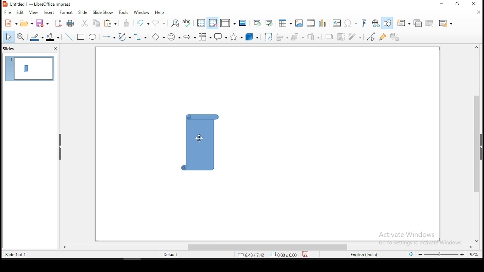 Image resolution: width=484 pixels, height=272 pixels. Describe the element at coordinates (200, 138) in the screenshot. I see `mouse pointer` at that location.